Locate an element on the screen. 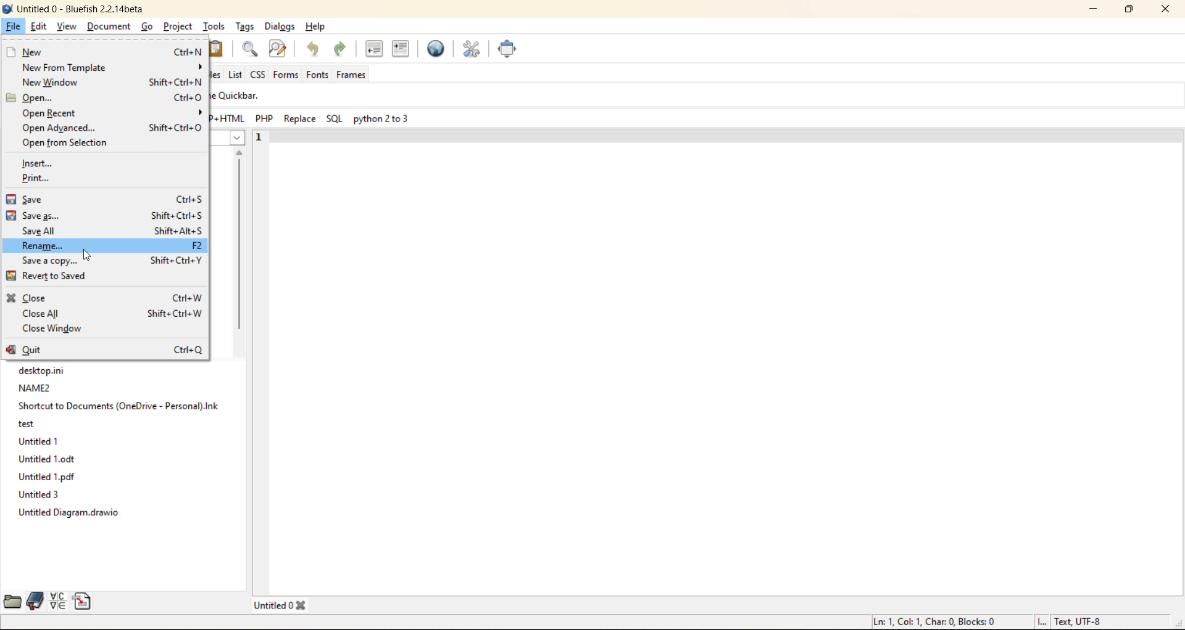  forms is located at coordinates (287, 75).